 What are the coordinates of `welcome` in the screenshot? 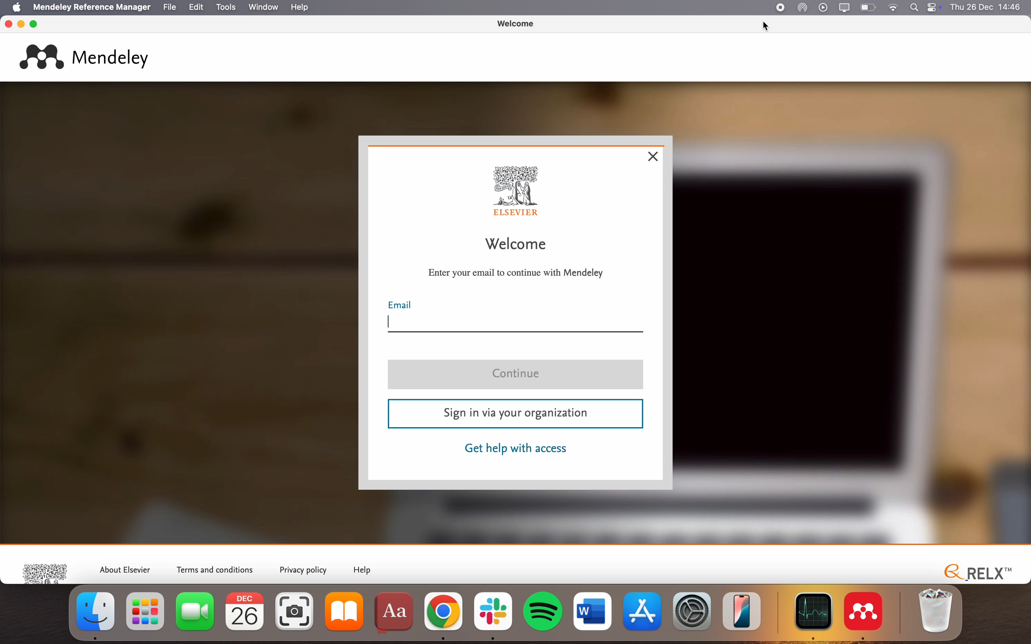 It's located at (515, 23).